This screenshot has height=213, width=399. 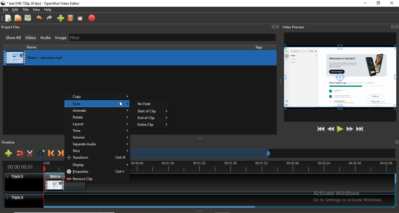 I want to click on media library, so click(x=140, y=57).